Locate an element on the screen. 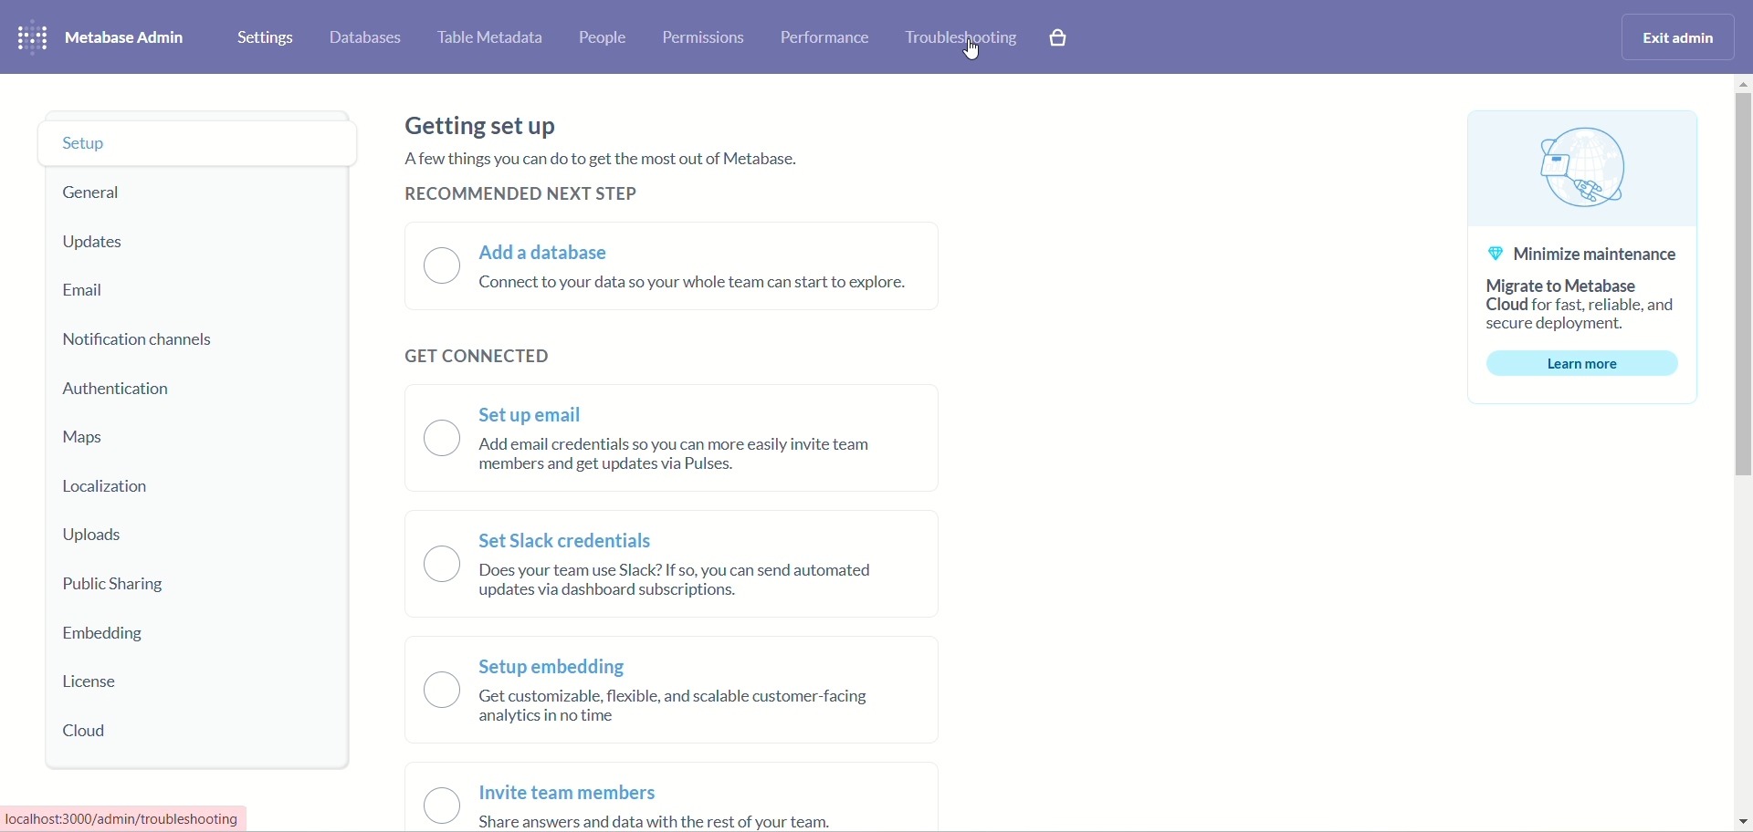  email is located at coordinates (91, 287).